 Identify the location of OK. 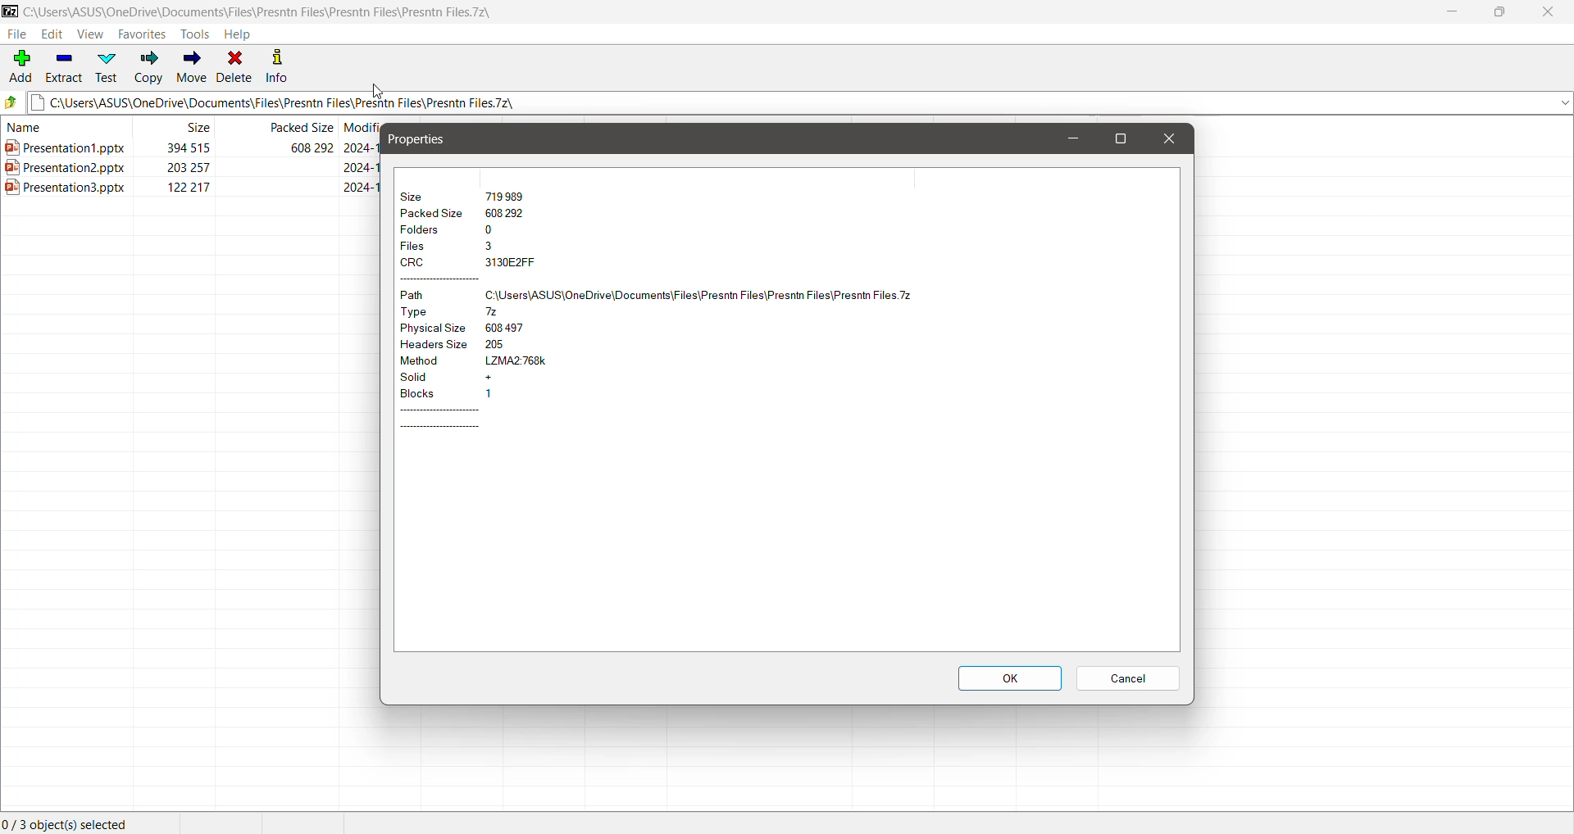
(1009, 678).